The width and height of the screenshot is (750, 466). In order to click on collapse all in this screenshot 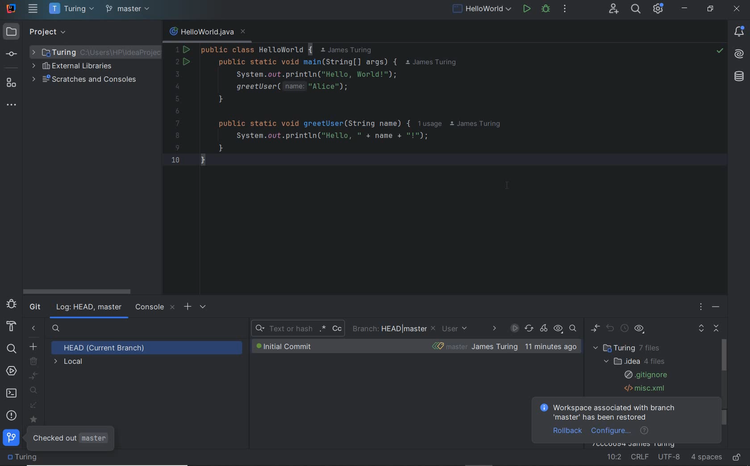, I will do `click(717, 329)`.